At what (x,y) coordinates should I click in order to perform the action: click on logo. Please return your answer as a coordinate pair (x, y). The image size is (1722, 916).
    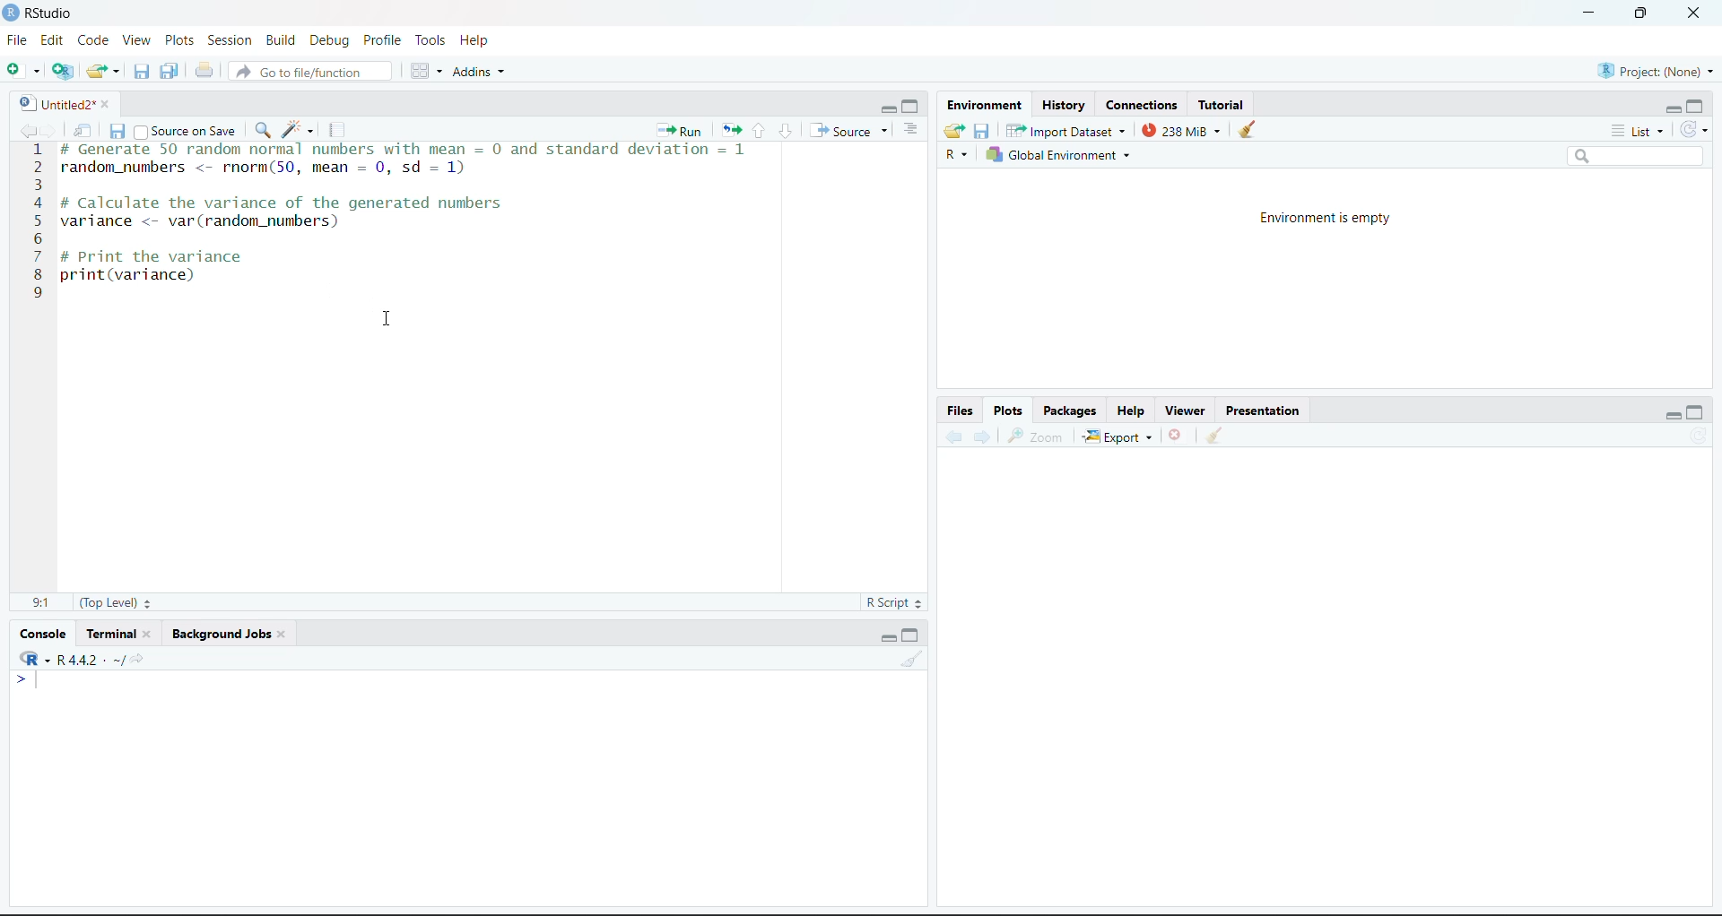
    Looking at the image, I should click on (13, 13).